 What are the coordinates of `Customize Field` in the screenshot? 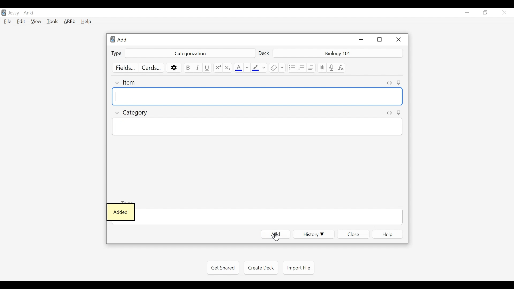 It's located at (125, 67).